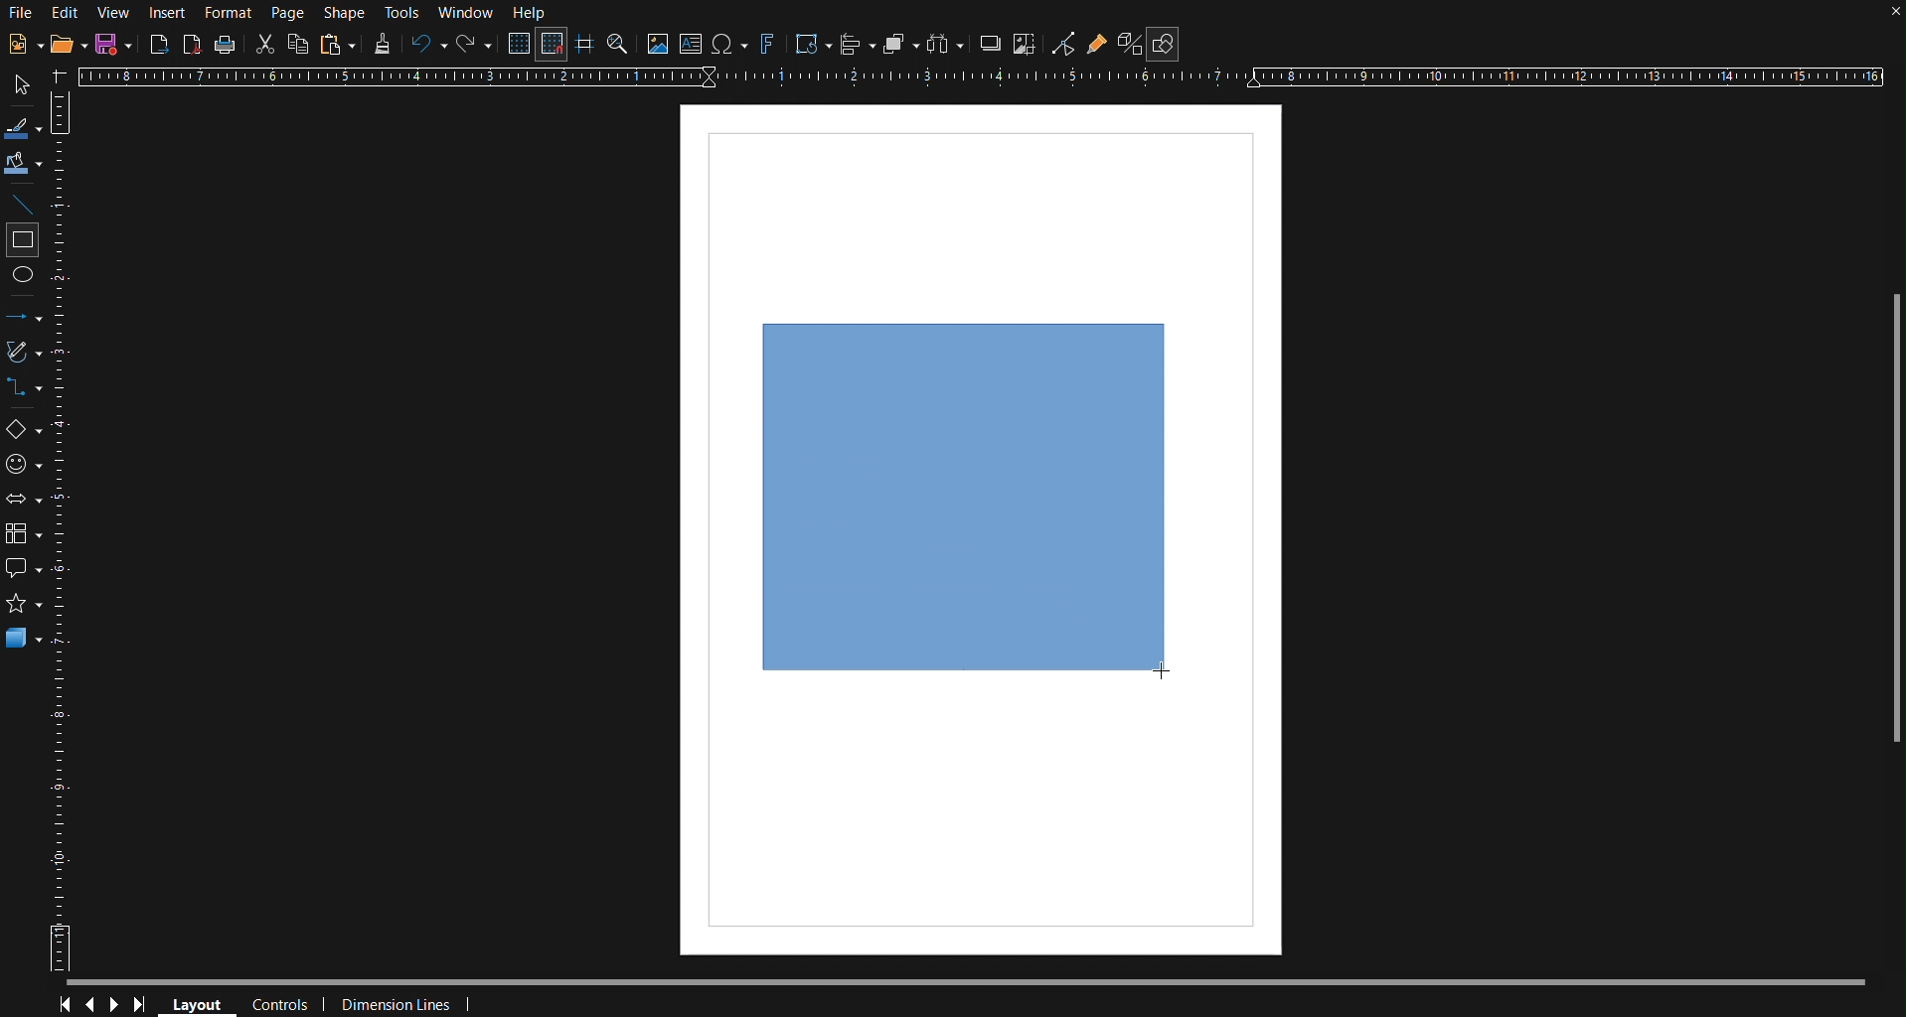 This screenshot has width=1906, height=1017. I want to click on Save, so click(114, 44).